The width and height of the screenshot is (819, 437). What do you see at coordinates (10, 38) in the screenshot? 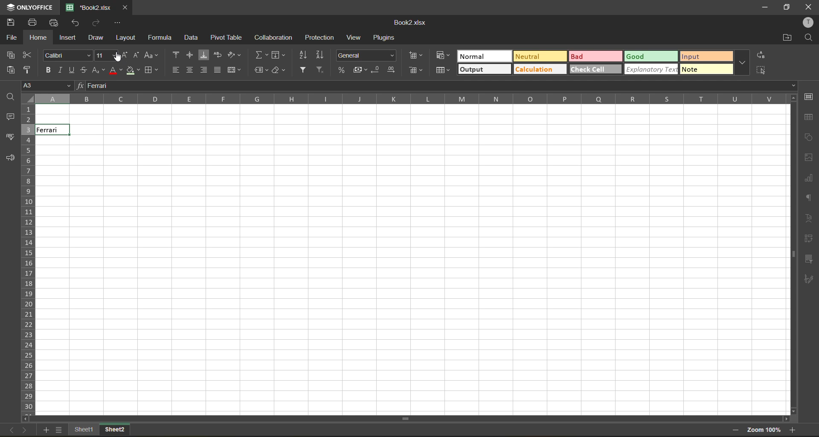
I see `file` at bounding box center [10, 38].